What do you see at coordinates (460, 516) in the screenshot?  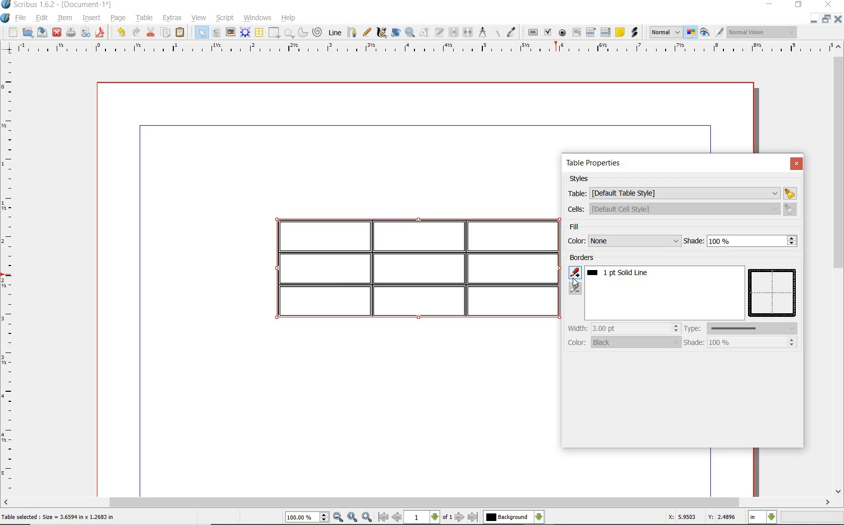 I see `go to next page` at bounding box center [460, 516].